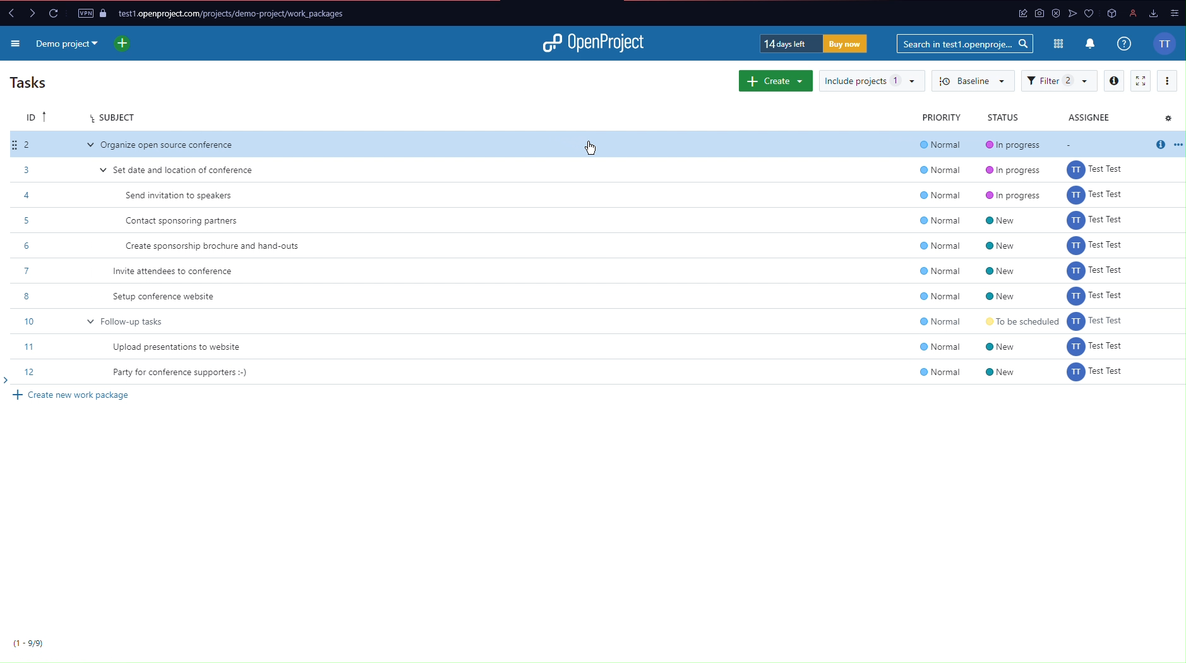 The height and width of the screenshot is (663, 1186). What do you see at coordinates (1012, 15) in the screenshot?
I see `app icon` at bounding box center [1012, 15].